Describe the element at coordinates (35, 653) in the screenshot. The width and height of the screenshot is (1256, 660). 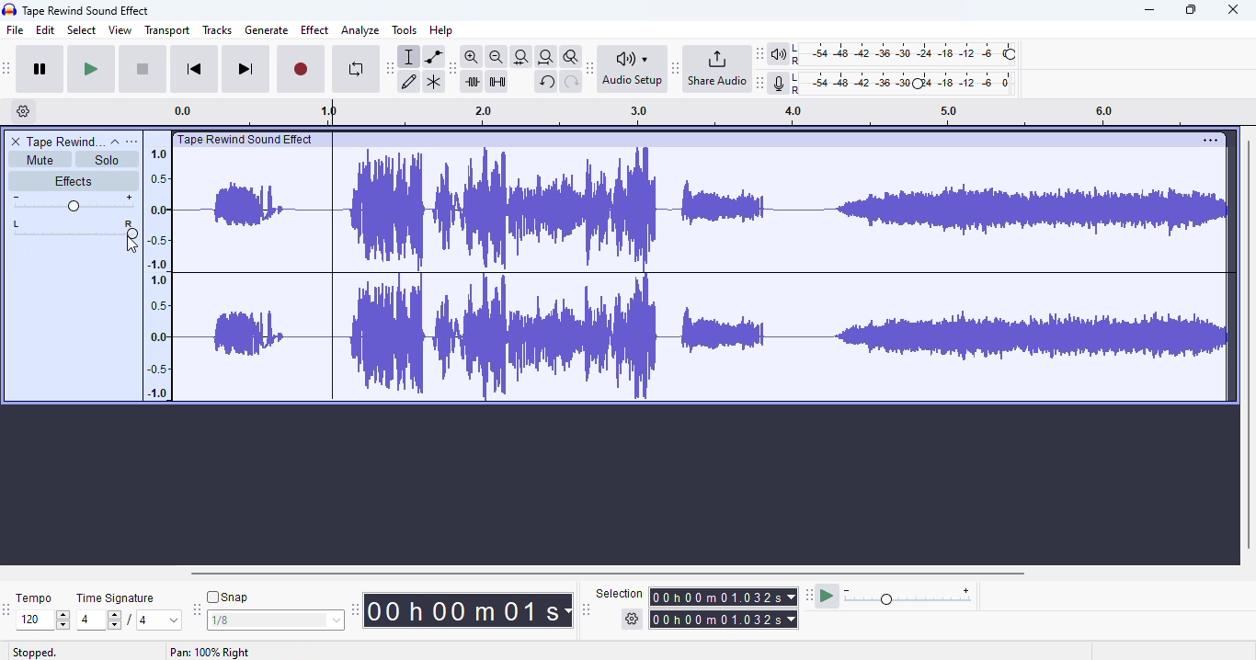
I see `stopped` at that location.